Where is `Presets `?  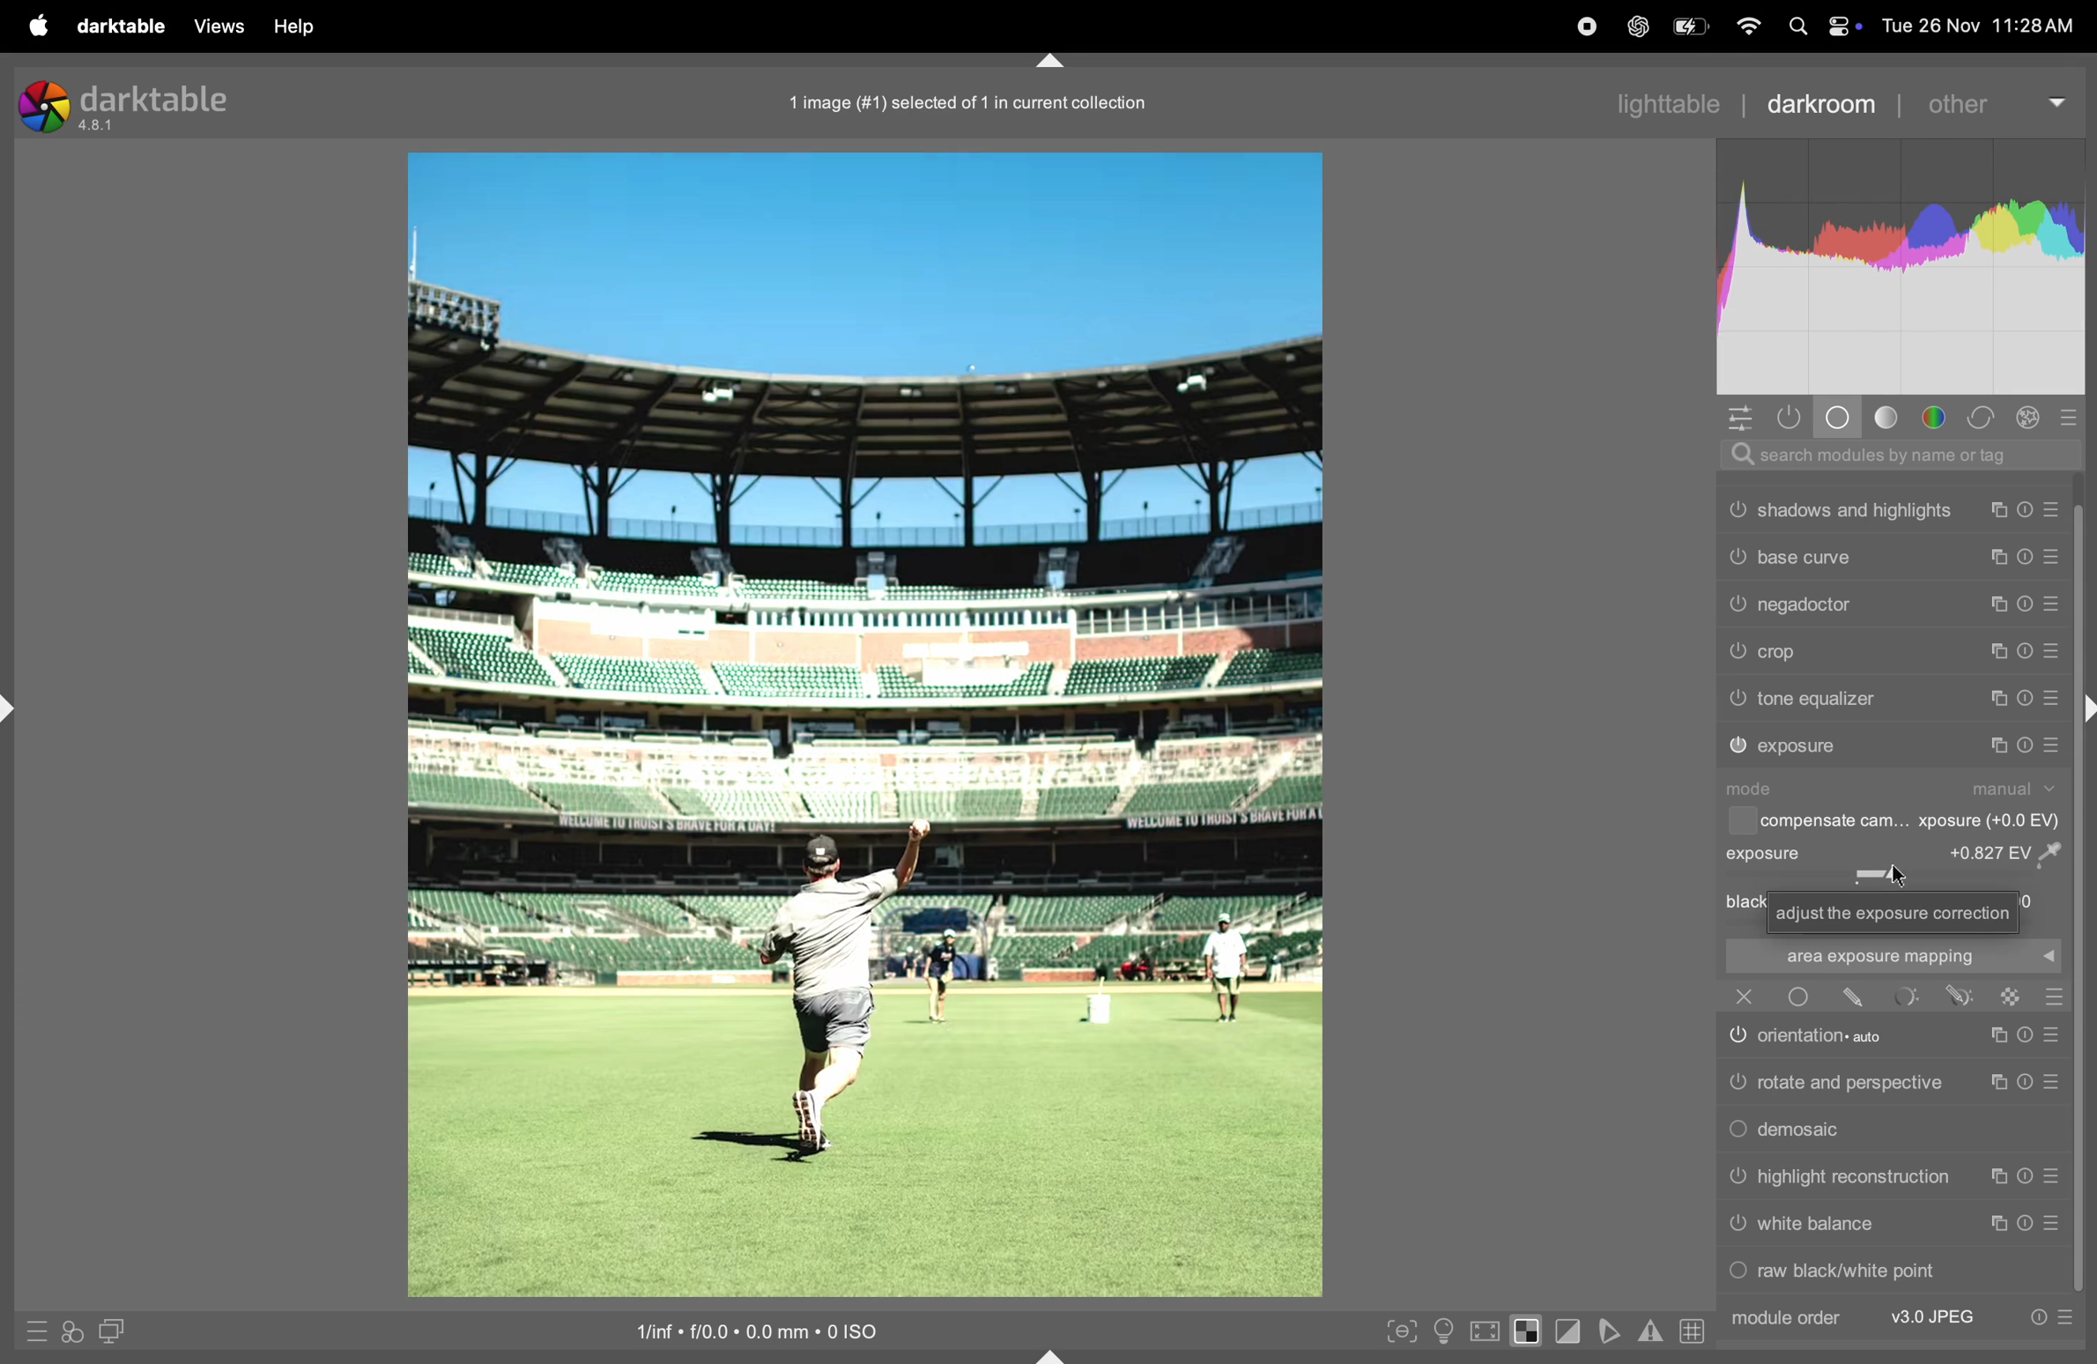
Presets  is located at coordinates (2054, 653).